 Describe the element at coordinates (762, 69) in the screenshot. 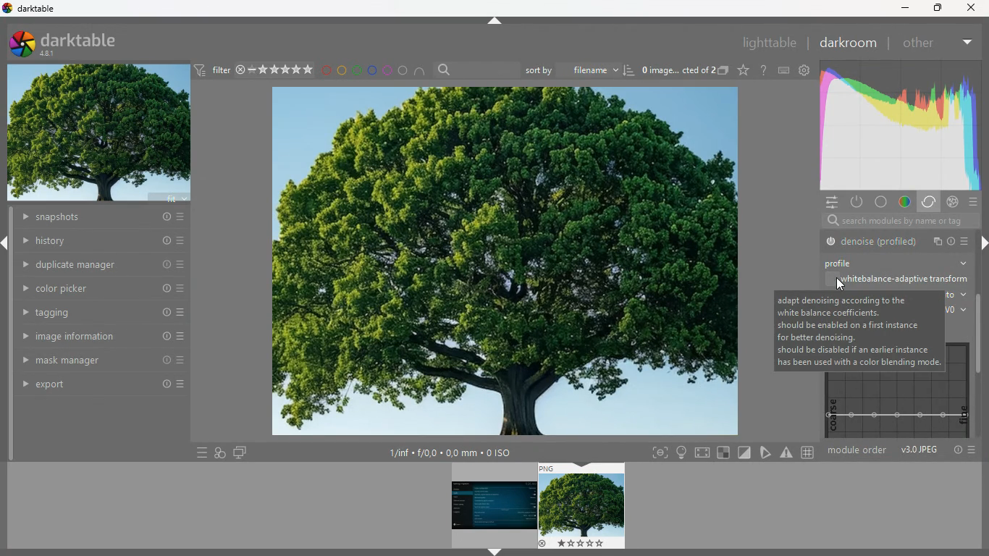

I see `doubt` at that location.